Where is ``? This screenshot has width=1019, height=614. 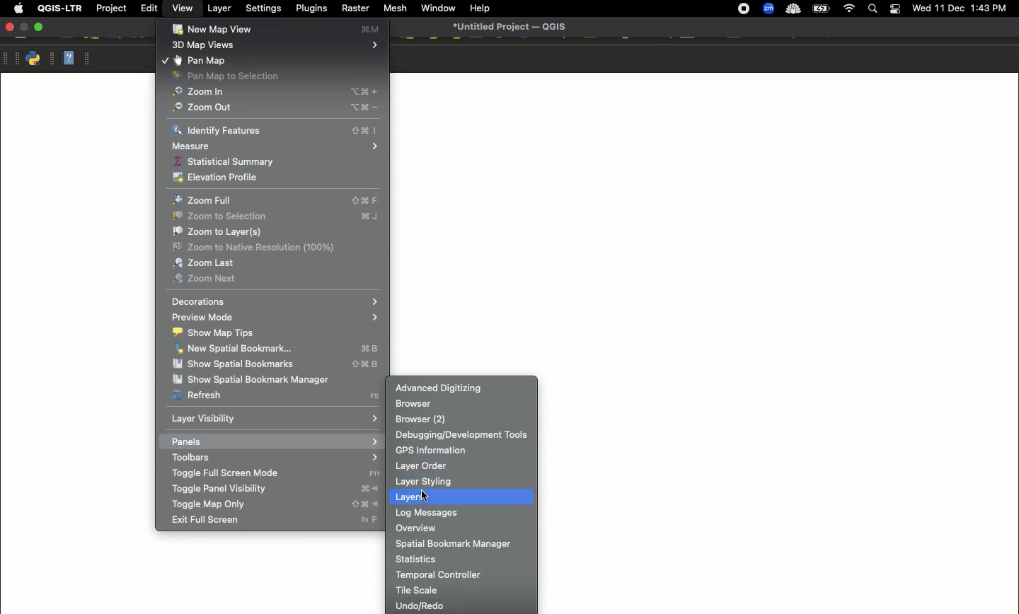  is located at coordinates (18, 58).